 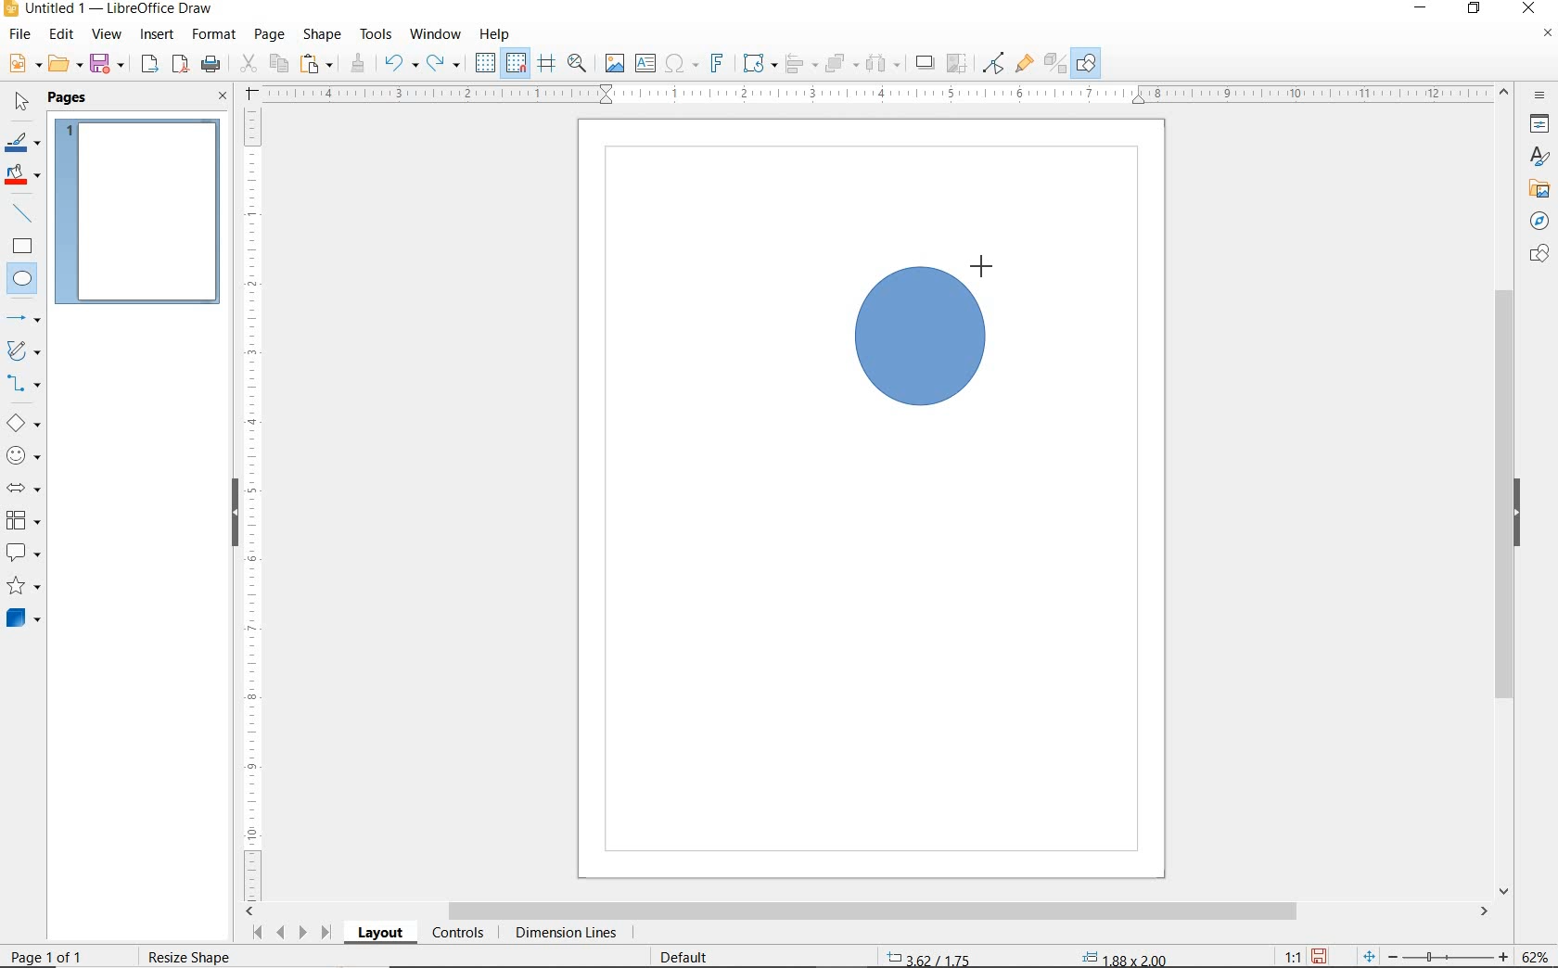 I want to click on FILL COLOR, so click(x=24, y=176).